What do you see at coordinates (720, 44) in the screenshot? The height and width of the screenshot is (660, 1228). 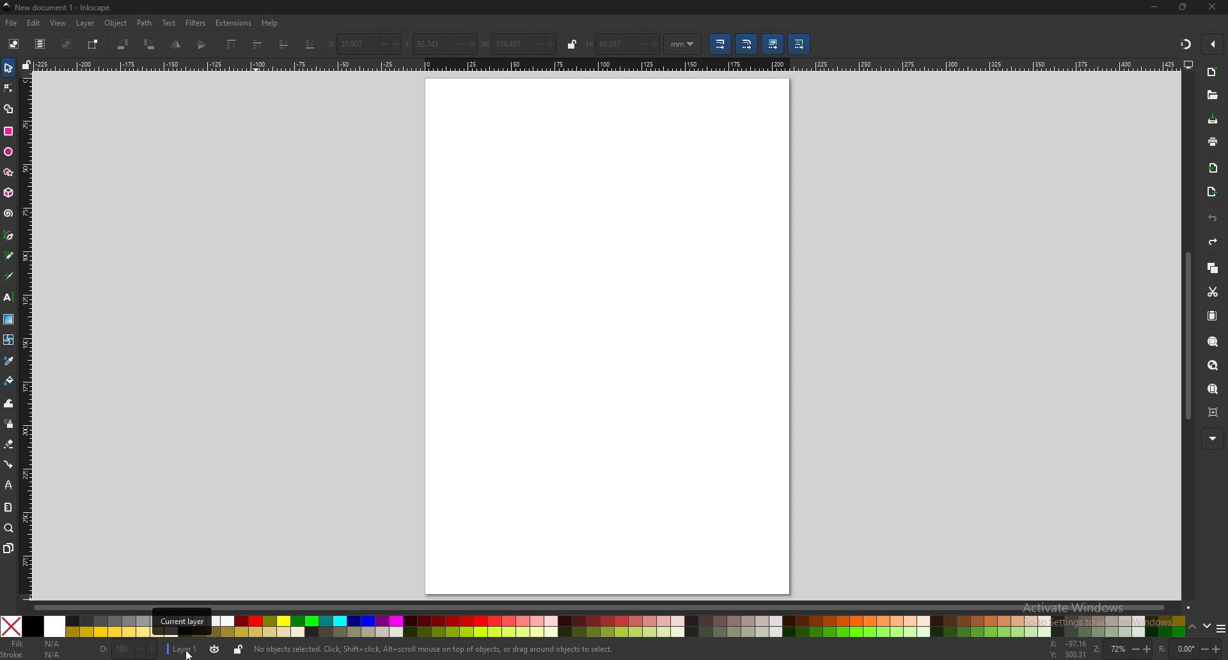 I see `scale stroke width` at bounding box center [720, 44].